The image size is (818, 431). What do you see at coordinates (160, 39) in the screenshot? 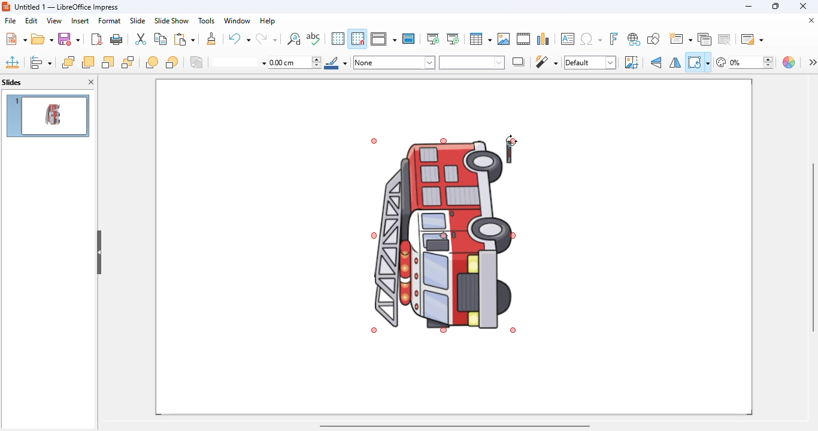
I see `copy` at bounding box center [160, 39].